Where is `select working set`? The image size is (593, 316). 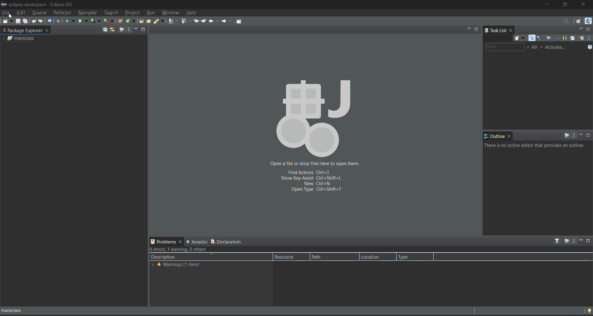
select working set is located at coordinates (528, 47).